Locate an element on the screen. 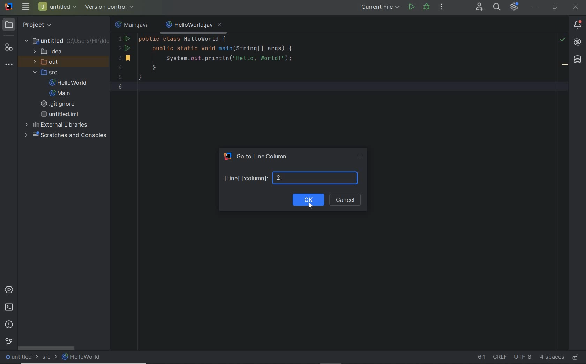 This screenshot has width=586, height=364. system name is located at coordinates (9, 6).